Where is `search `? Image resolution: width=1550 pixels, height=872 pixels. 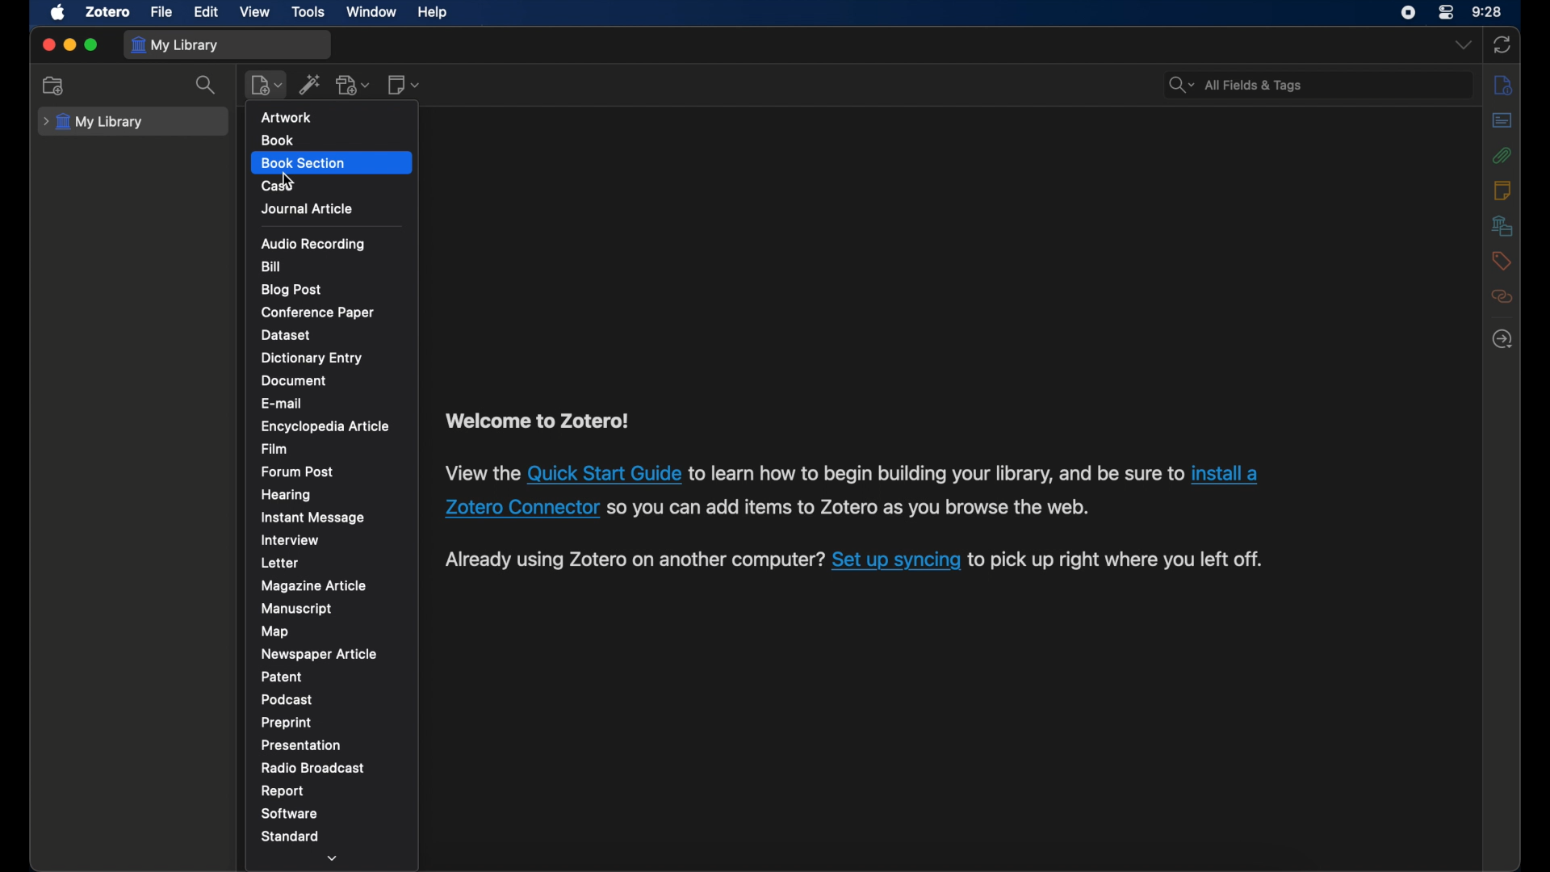 search  is located at coordinates (1235, 86).